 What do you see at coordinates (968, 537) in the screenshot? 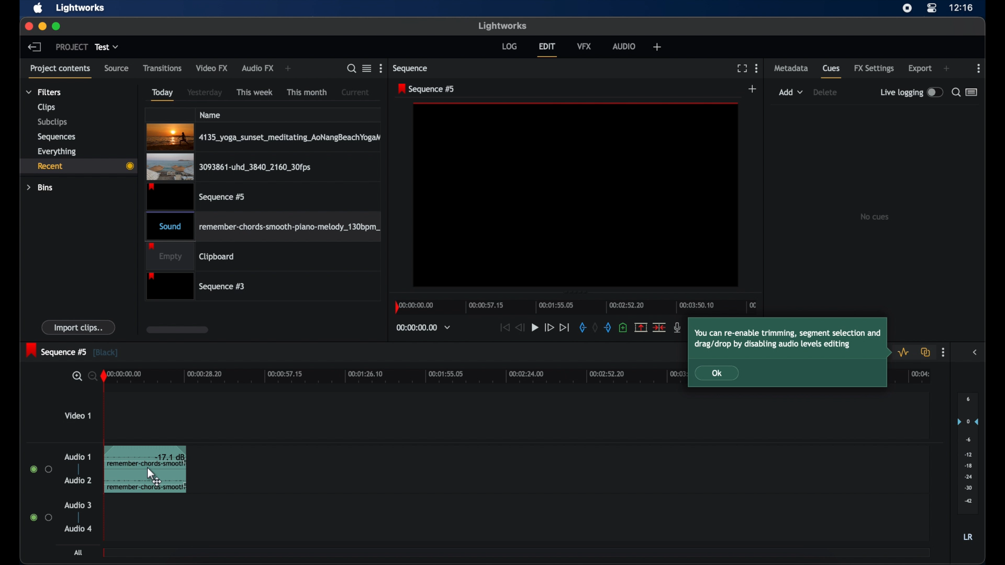
I see `LR` at bounding box center [968, 537].